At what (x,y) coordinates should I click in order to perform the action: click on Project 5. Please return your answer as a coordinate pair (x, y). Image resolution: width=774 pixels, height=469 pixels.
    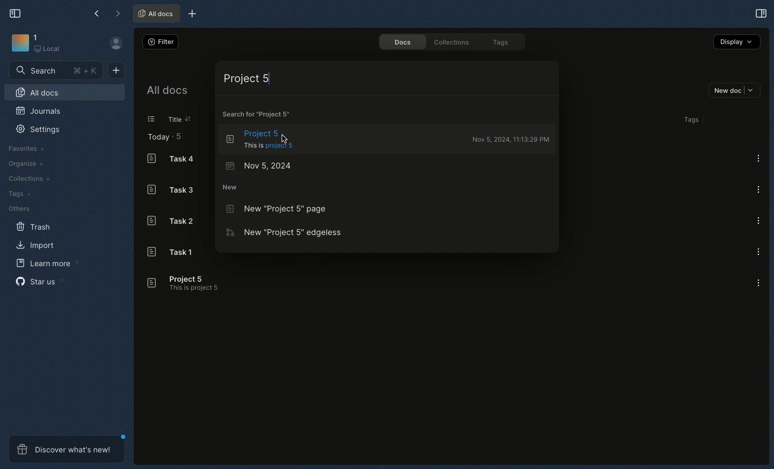
    Looking at the image, I should click on (253, 79).